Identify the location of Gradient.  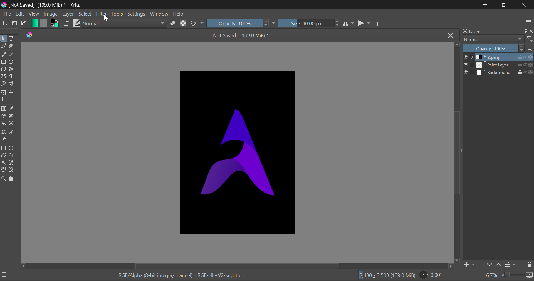
(34, 23).